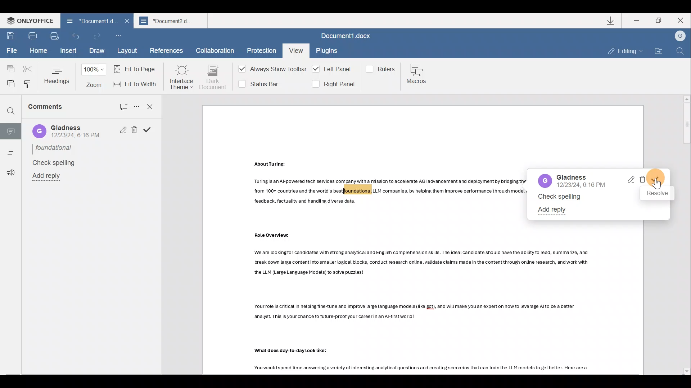 The width and height of the screenshot is (691, 388). What do you see at coordinates (119, 105) in the screenshot?
I see `Add comment` at bounding box center [119, 105].